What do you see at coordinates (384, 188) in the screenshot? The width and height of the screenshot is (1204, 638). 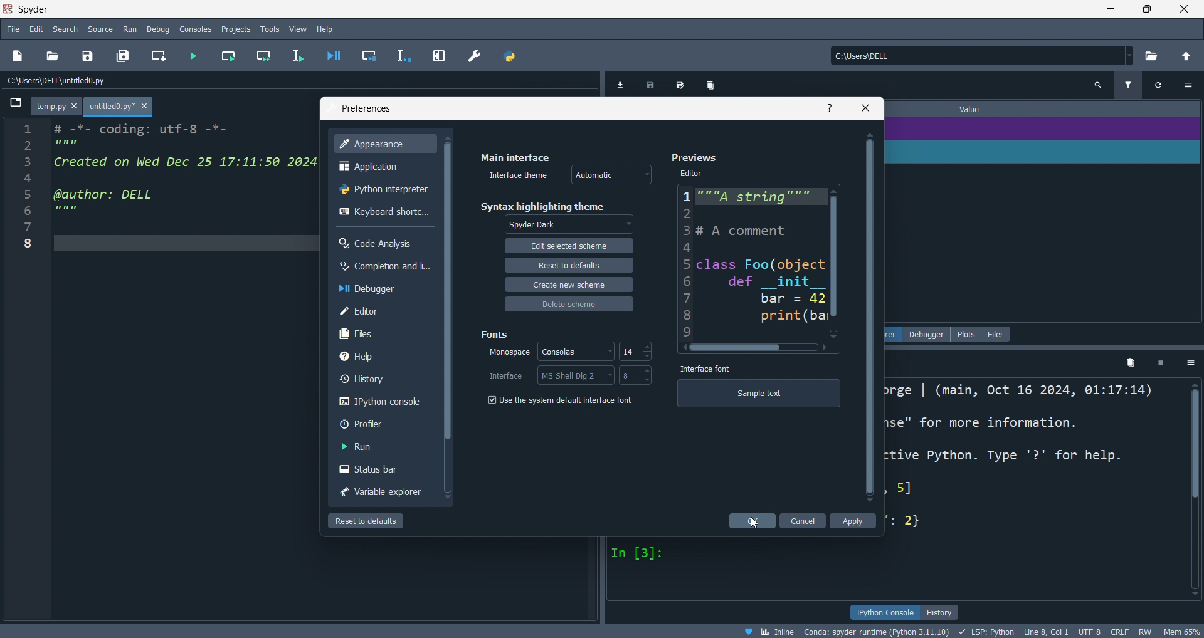 I see `python interpreter` at bounding box center [384, 188].